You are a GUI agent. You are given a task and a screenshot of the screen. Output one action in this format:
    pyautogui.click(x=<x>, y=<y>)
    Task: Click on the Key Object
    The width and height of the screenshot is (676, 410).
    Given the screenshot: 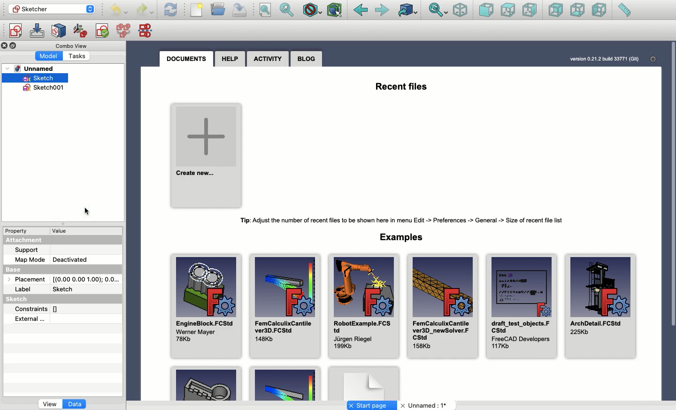 What is the action you would take?
    pyautogui.click(x=206, y=383)
    